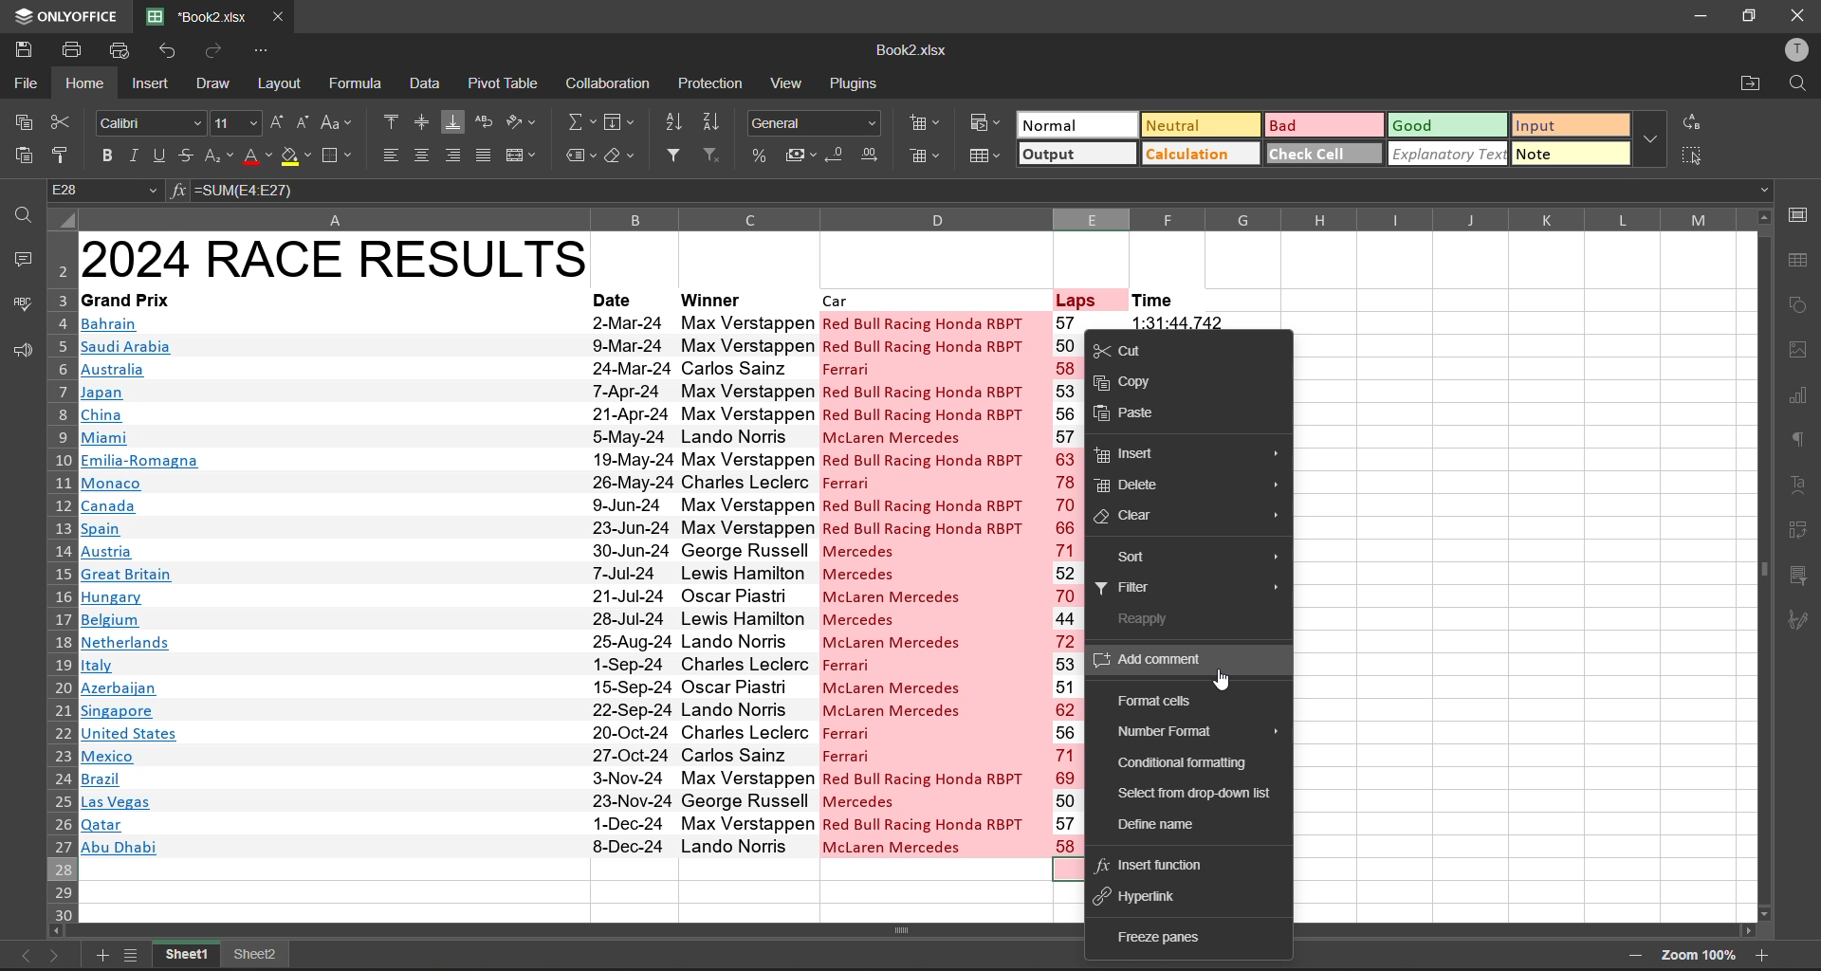 The image size is (1821, 971). I want to click on fields, so click(614, 126).